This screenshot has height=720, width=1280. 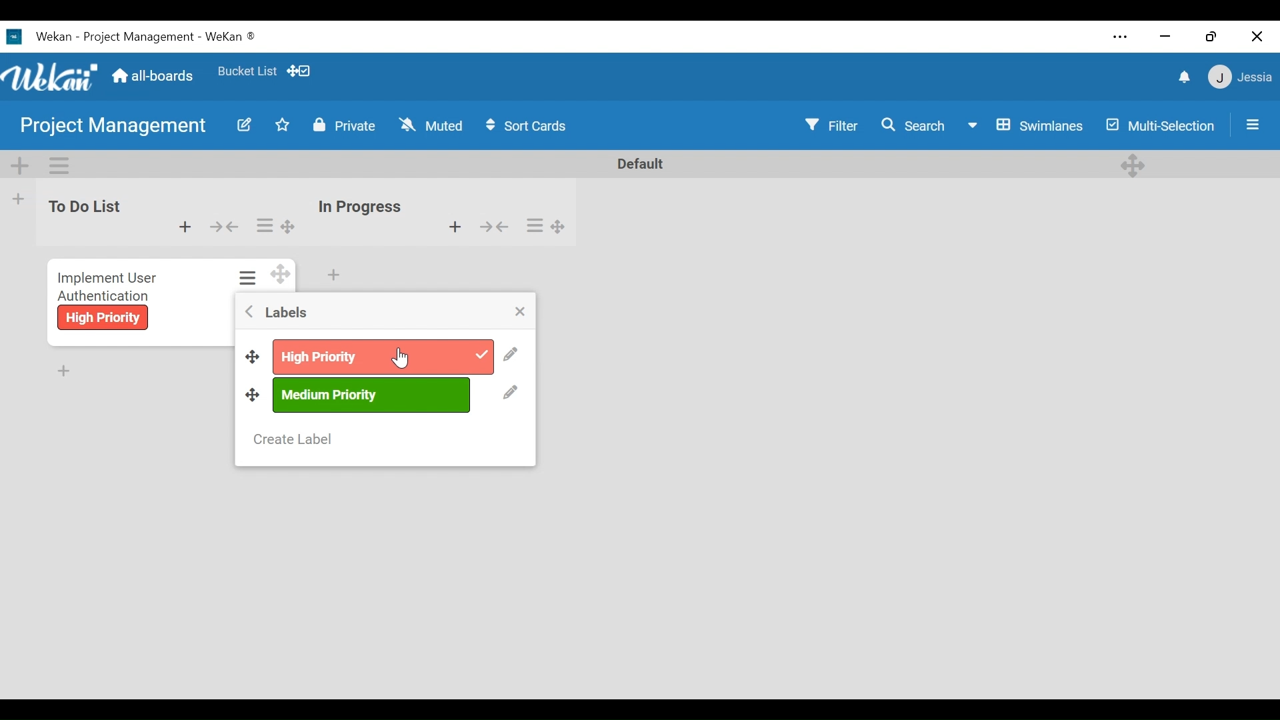 What do you see at coordinates (249, 313) in the screenshot?
I see `previous` at bounding box center [249, 313].